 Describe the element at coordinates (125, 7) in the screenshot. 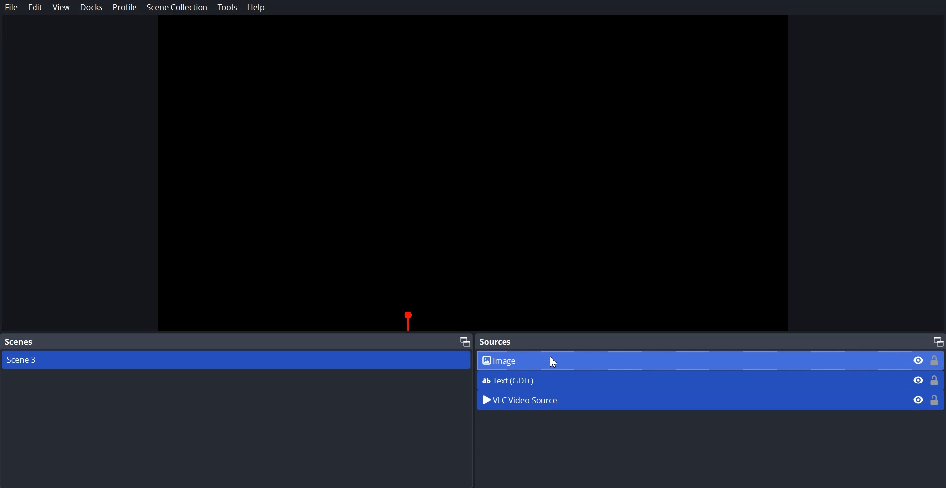

I see `Profile` at that location.